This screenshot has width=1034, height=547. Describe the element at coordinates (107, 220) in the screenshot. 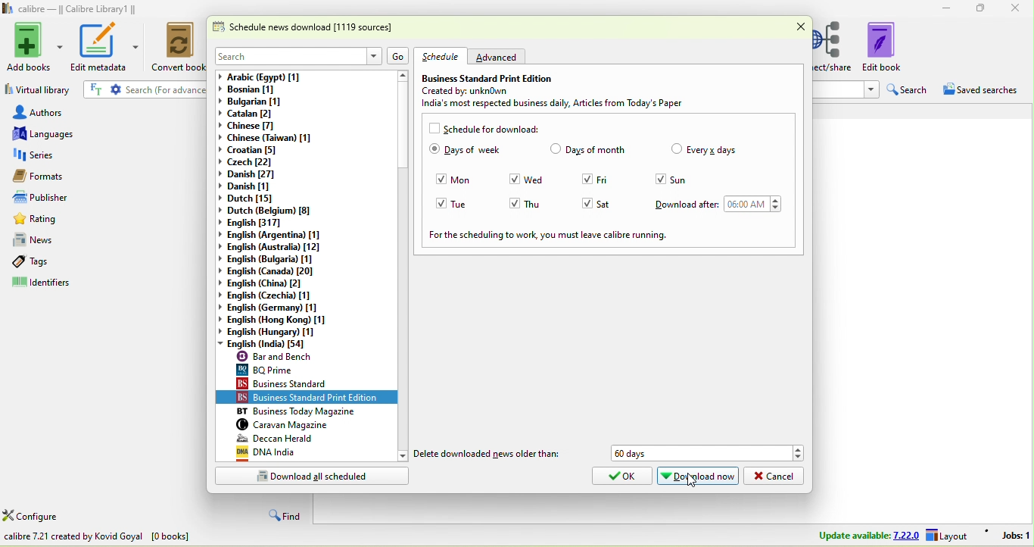

I see `rating` at that location.